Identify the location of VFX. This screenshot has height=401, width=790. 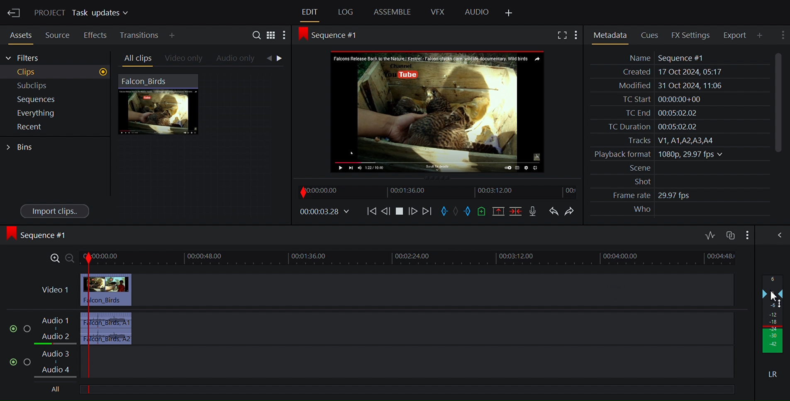
(438, 12).